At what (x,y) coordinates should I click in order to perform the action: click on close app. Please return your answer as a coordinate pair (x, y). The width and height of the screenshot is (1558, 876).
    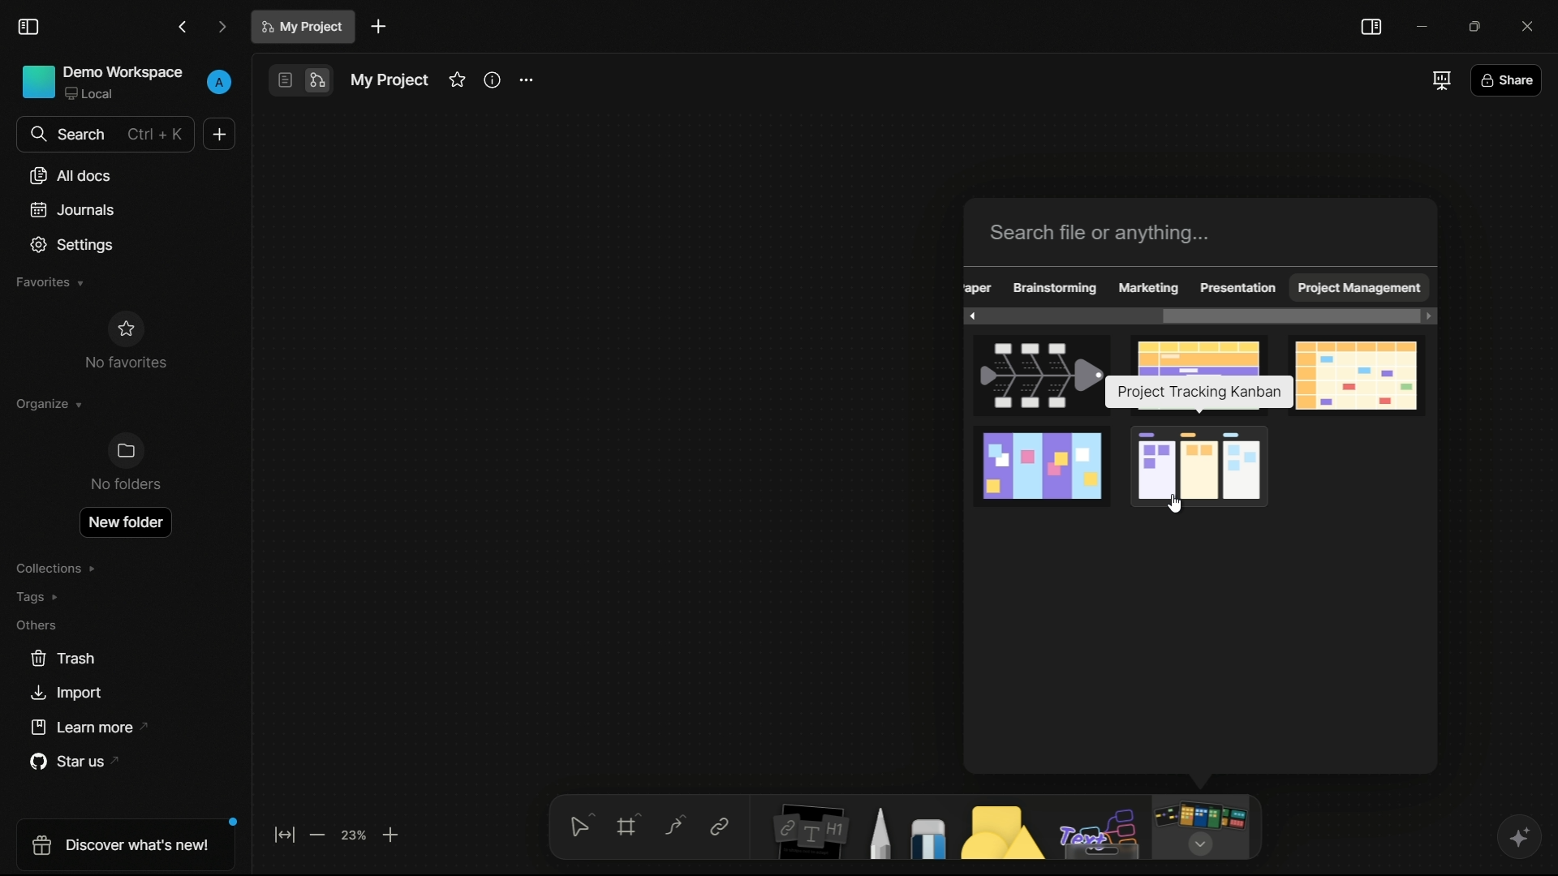
    Looking at the image, I should click on (1532, 26).